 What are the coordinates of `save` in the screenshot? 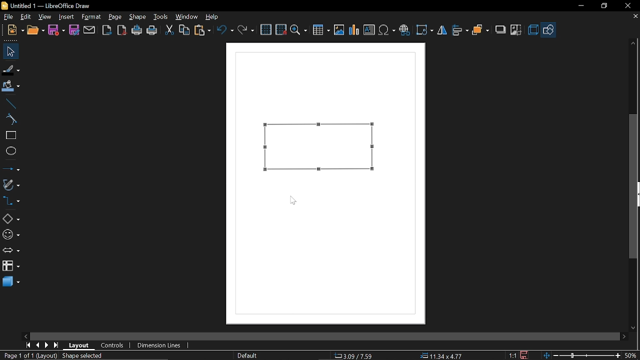 It's located at (527, 355).